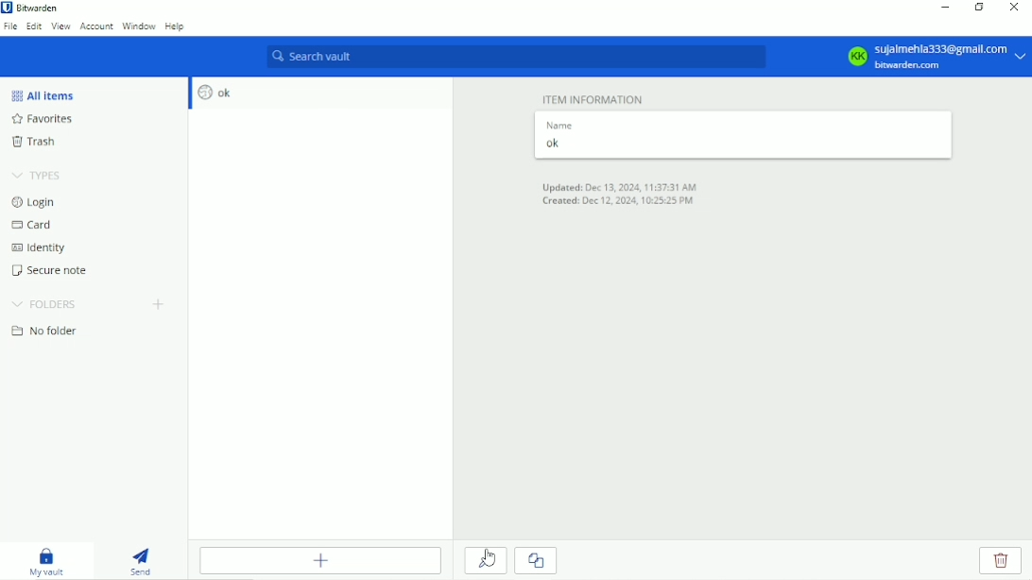  Describe the element at coordinates (160, 305) in the screenshot. I see `Create folder` at that location.